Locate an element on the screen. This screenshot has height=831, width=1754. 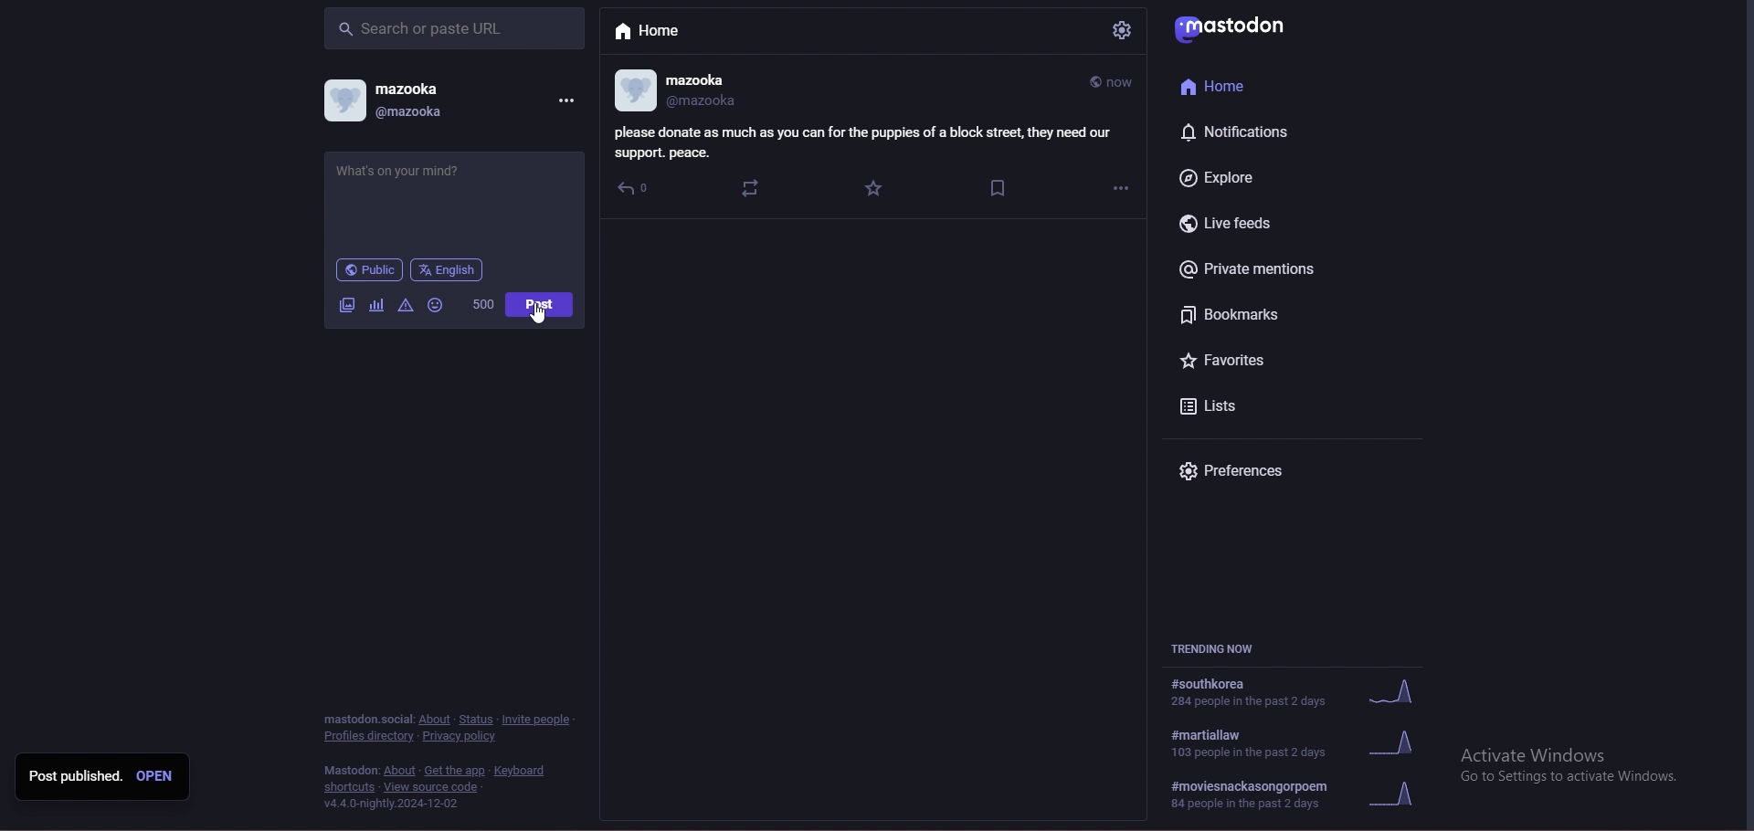
view source code is located at coordinates (432, 787).